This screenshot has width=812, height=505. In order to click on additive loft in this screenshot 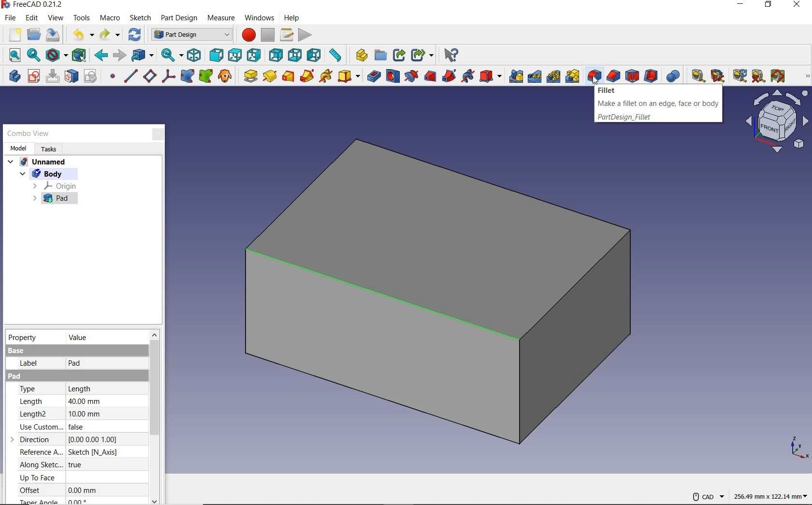, I will do `click(289, 77)`.